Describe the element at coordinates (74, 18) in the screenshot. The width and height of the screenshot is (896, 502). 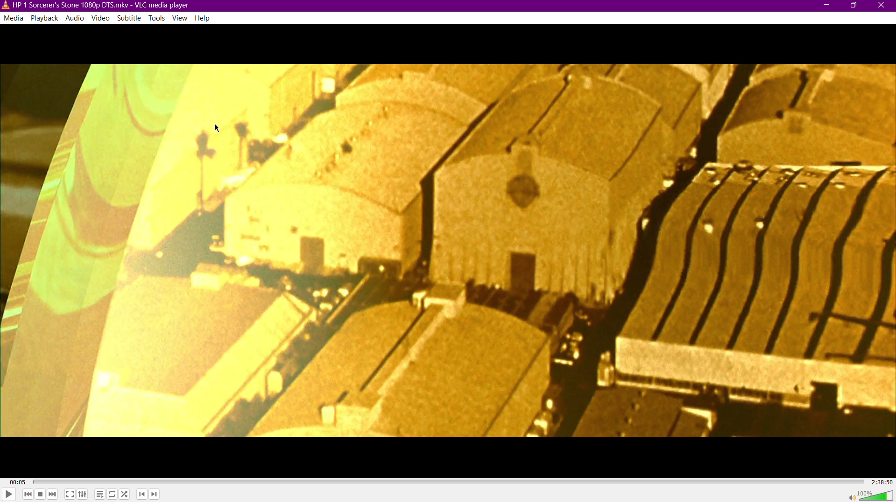
I see `Audio` at that location.